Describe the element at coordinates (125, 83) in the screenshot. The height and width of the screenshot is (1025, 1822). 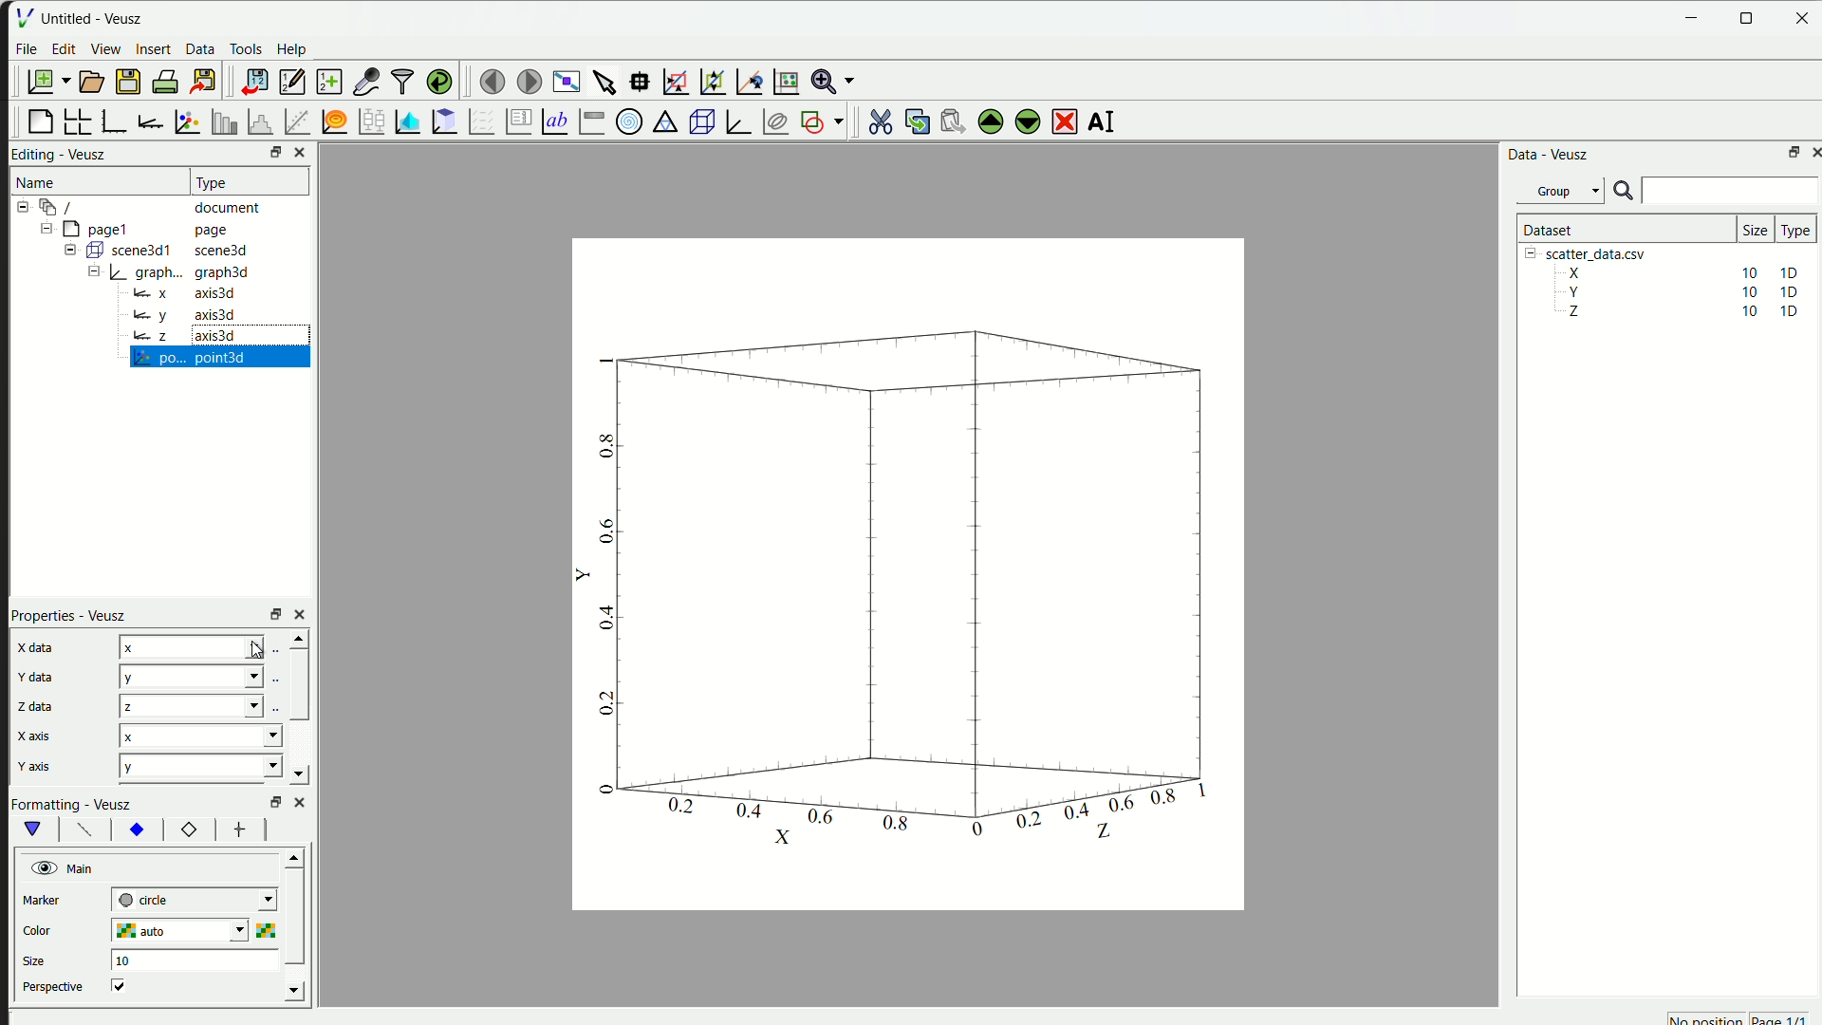
I see `save a document` at that location.